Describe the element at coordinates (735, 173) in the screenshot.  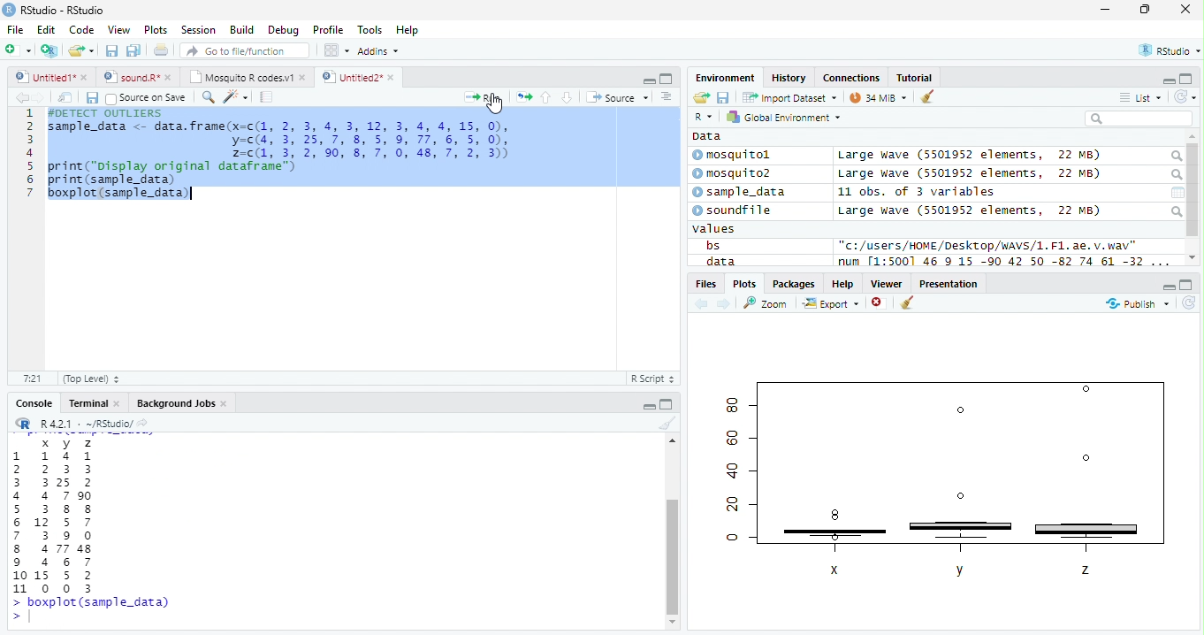
I see `mosquito2` at that location.